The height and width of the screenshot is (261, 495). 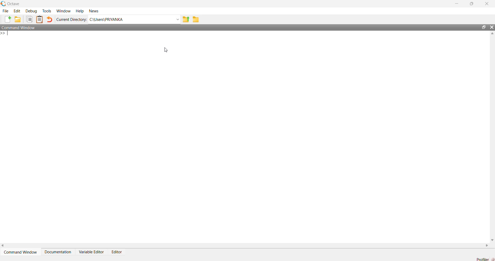 I want to click on Tools, so click(x=47, y=11).